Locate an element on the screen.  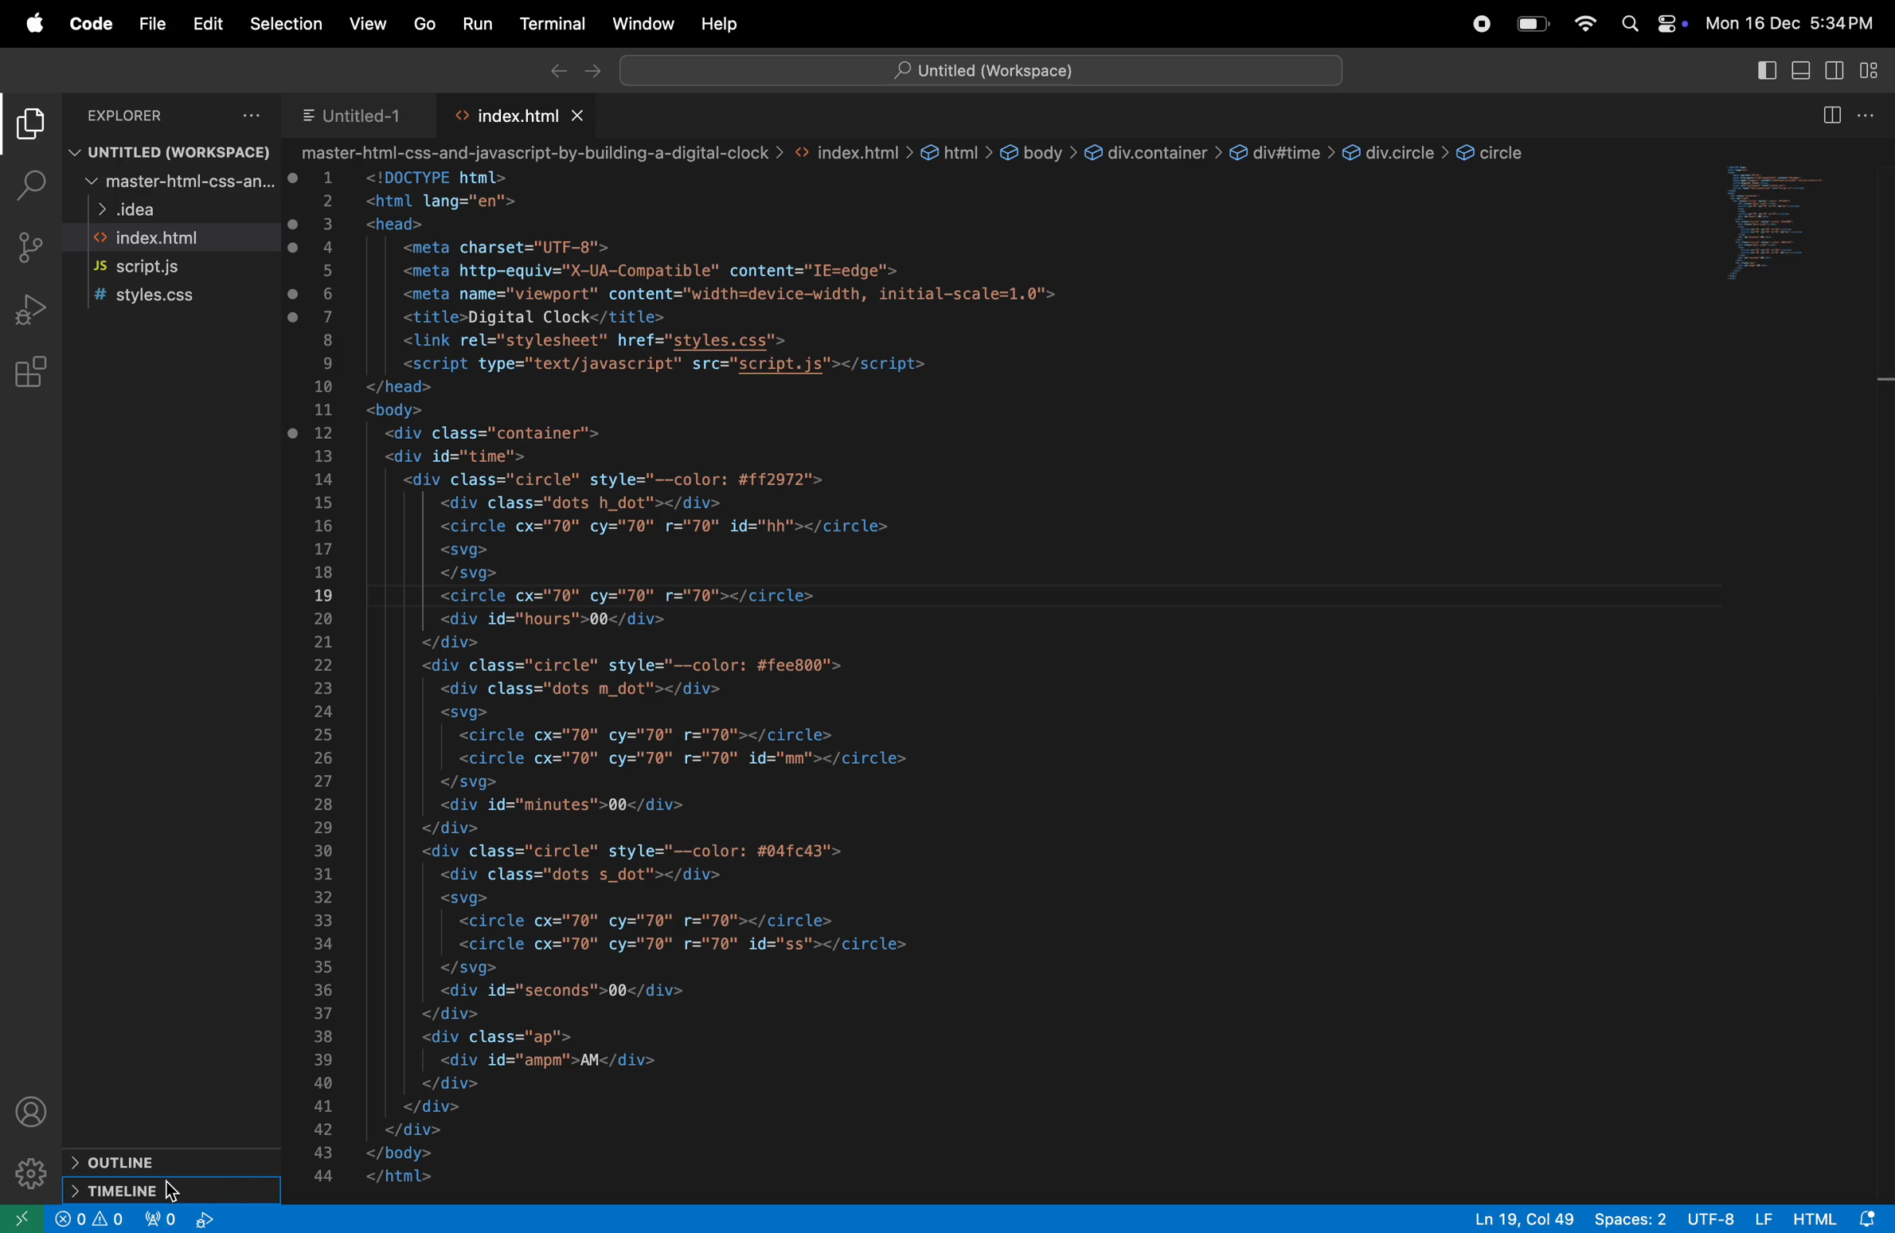
index.html is located at coordinates (153, 239).